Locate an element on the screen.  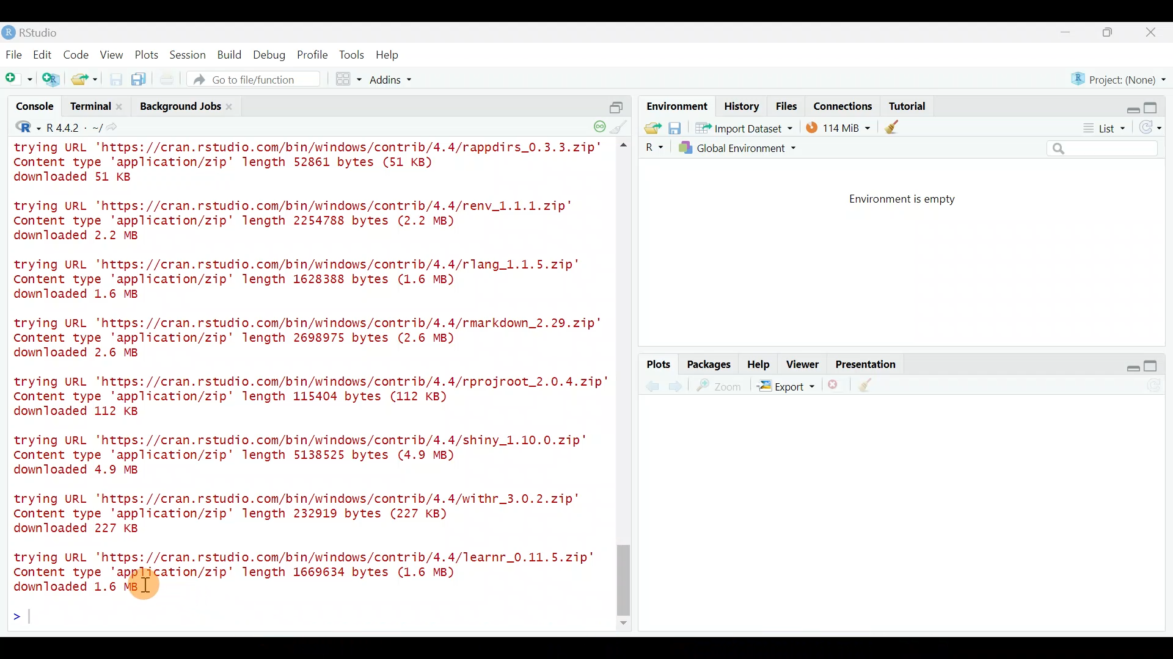
Refresh list of objects in the environment is located at coordinates (1155, 129).